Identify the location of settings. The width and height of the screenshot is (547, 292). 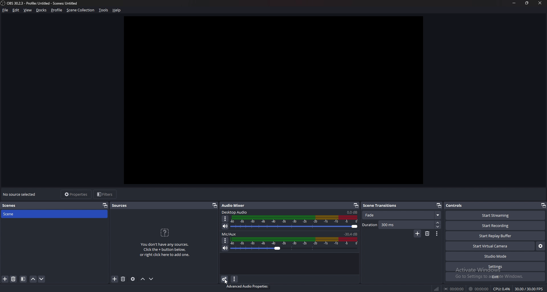
(495, 266).